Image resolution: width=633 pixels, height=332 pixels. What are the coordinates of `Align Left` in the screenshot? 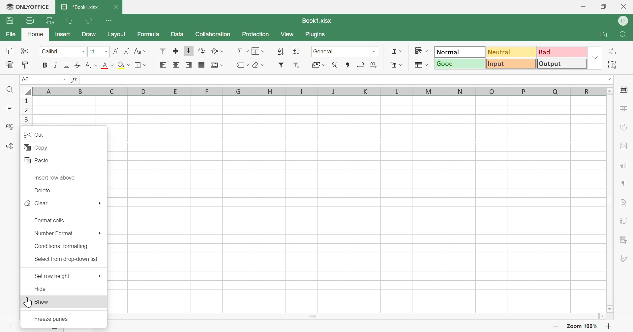 It's located at (164, 65).